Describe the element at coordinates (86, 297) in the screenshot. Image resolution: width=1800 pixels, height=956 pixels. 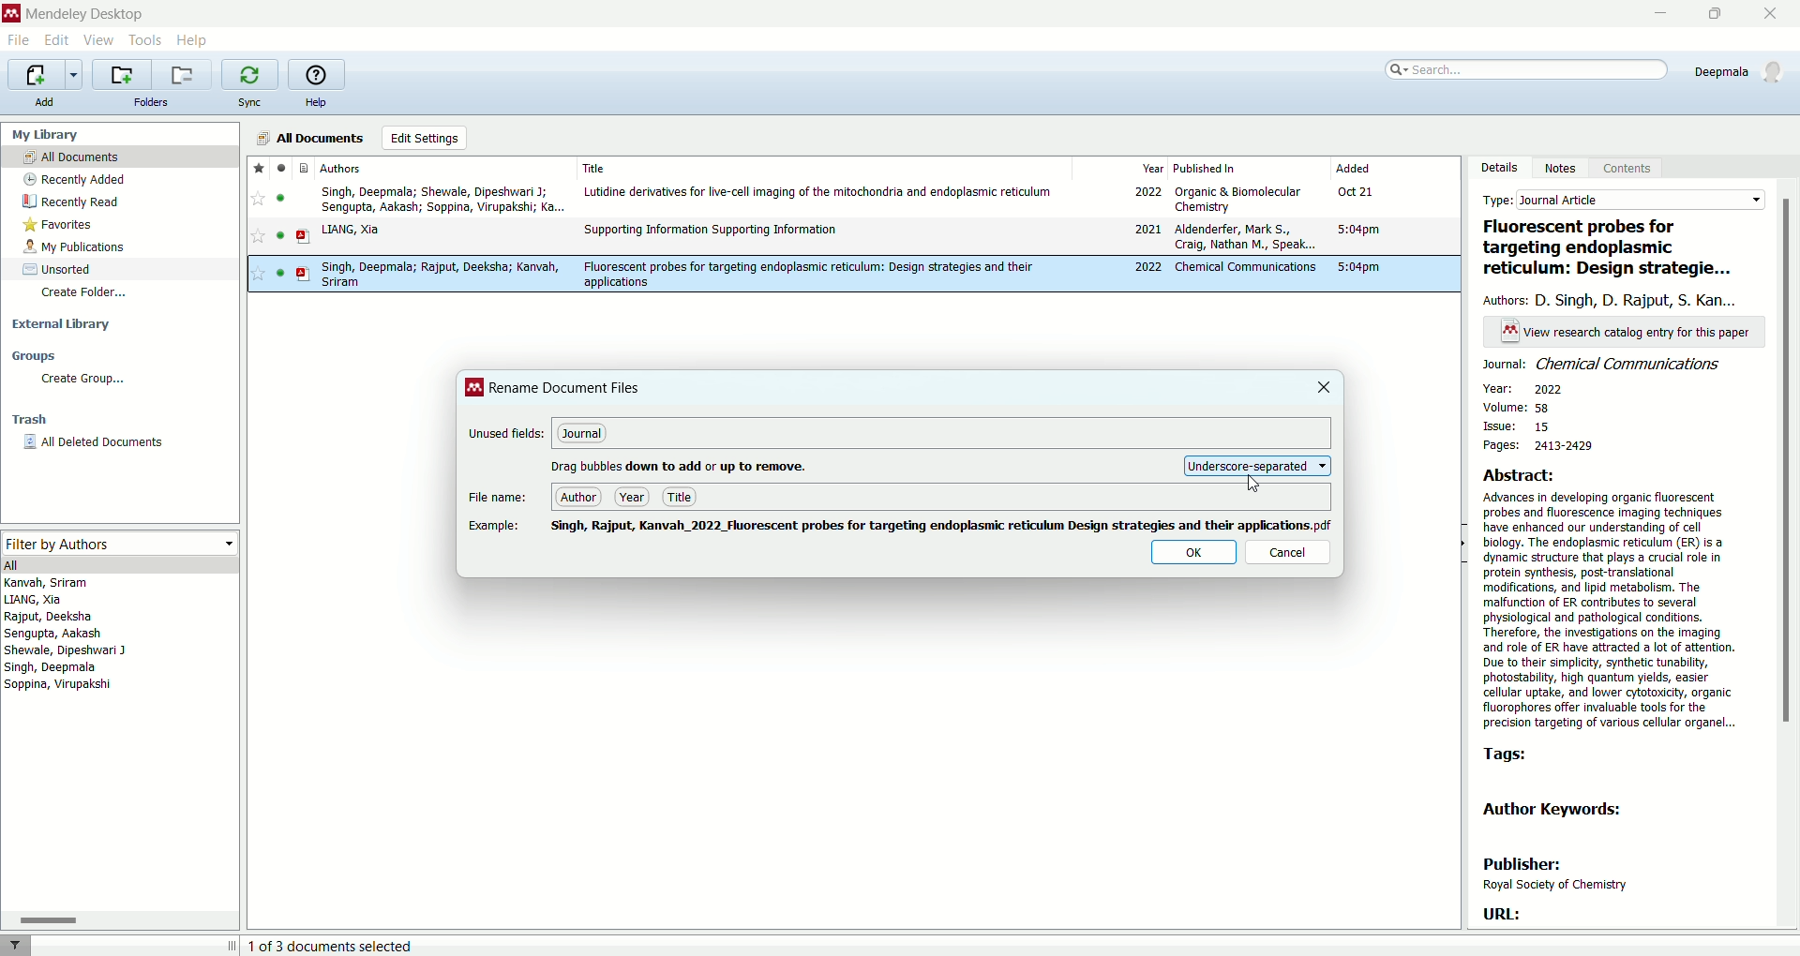
I see `create folder` at that location.